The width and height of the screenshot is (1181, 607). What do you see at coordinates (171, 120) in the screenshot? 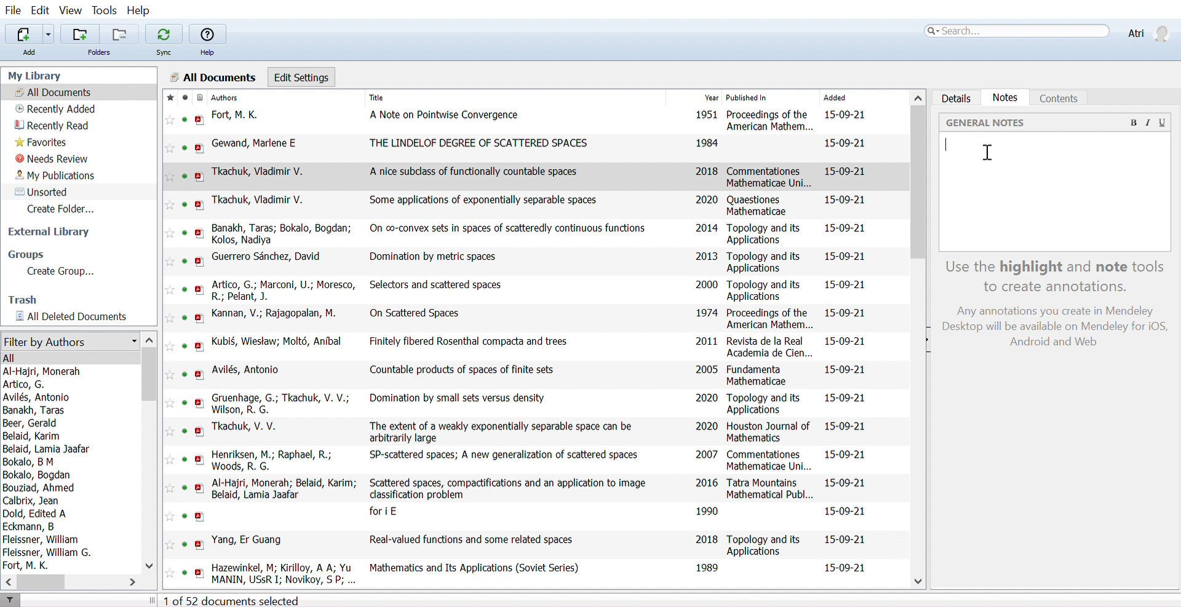
I see `Add this reference to favorites` at bounding box center [171, 120].